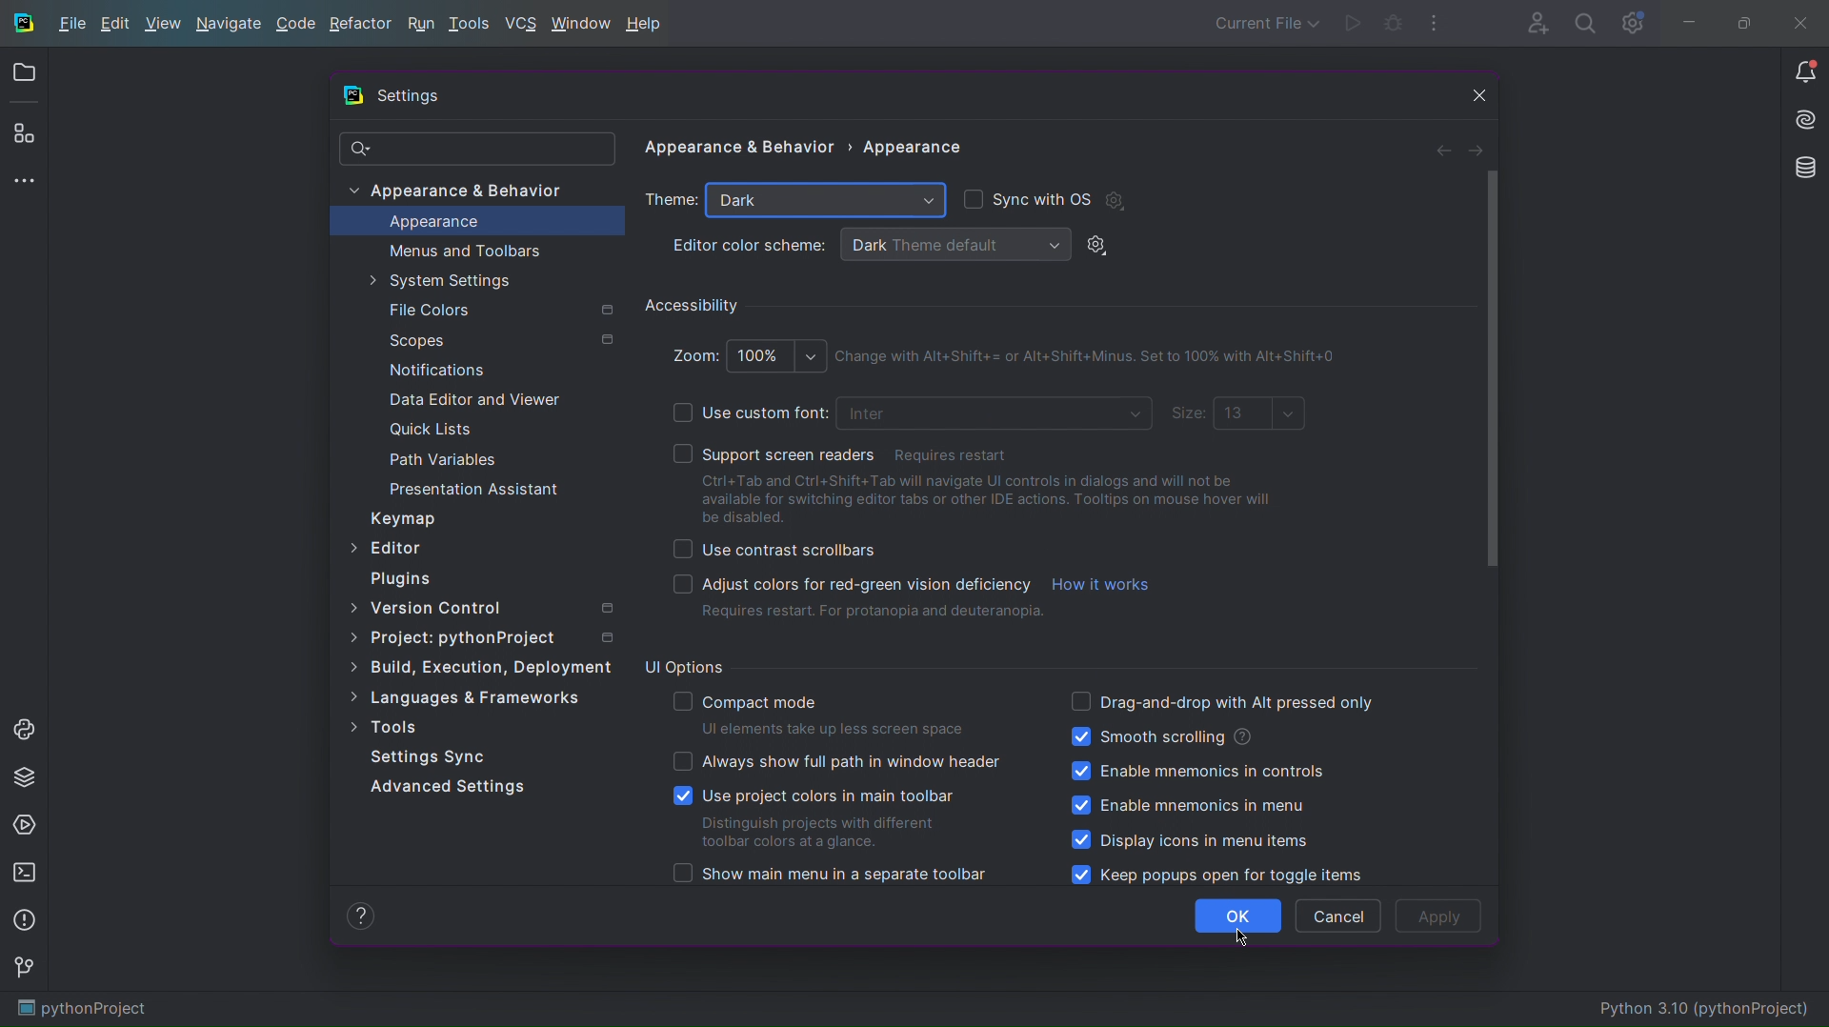 This screenshot has width=1829, height=1027. Describe the element at coordinates (981, 451) in the screenshot. I see `Support screen readers` at that location.